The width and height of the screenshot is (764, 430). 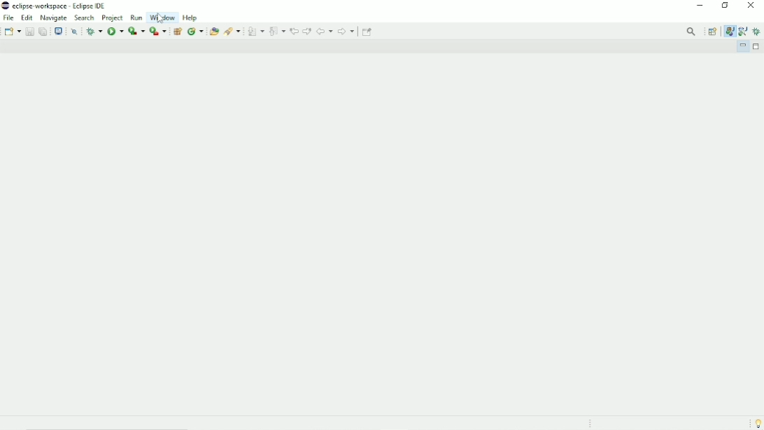 What do you see at coordinates (306, 31) in the screenshot?
I see `Next edit location` at bounding box center [306, 31].